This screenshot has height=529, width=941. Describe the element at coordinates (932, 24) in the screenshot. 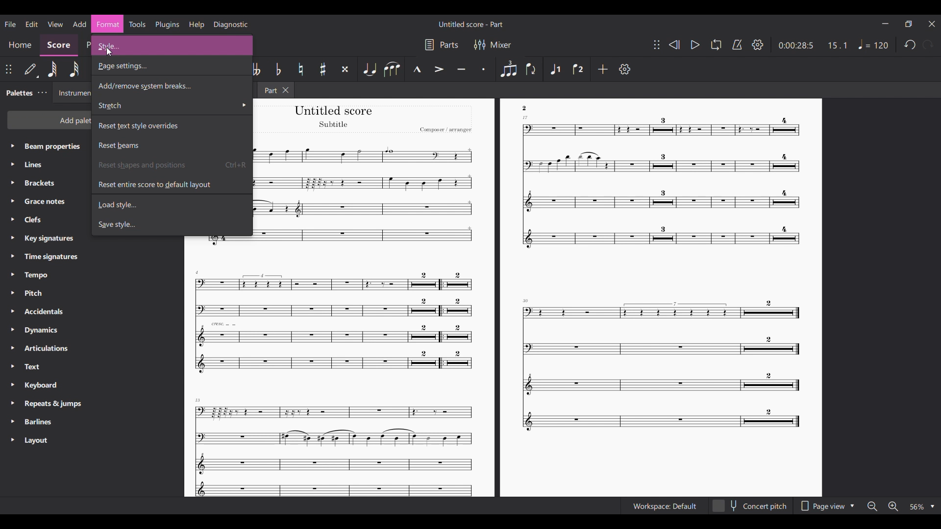

I see `Close interface` at that location.